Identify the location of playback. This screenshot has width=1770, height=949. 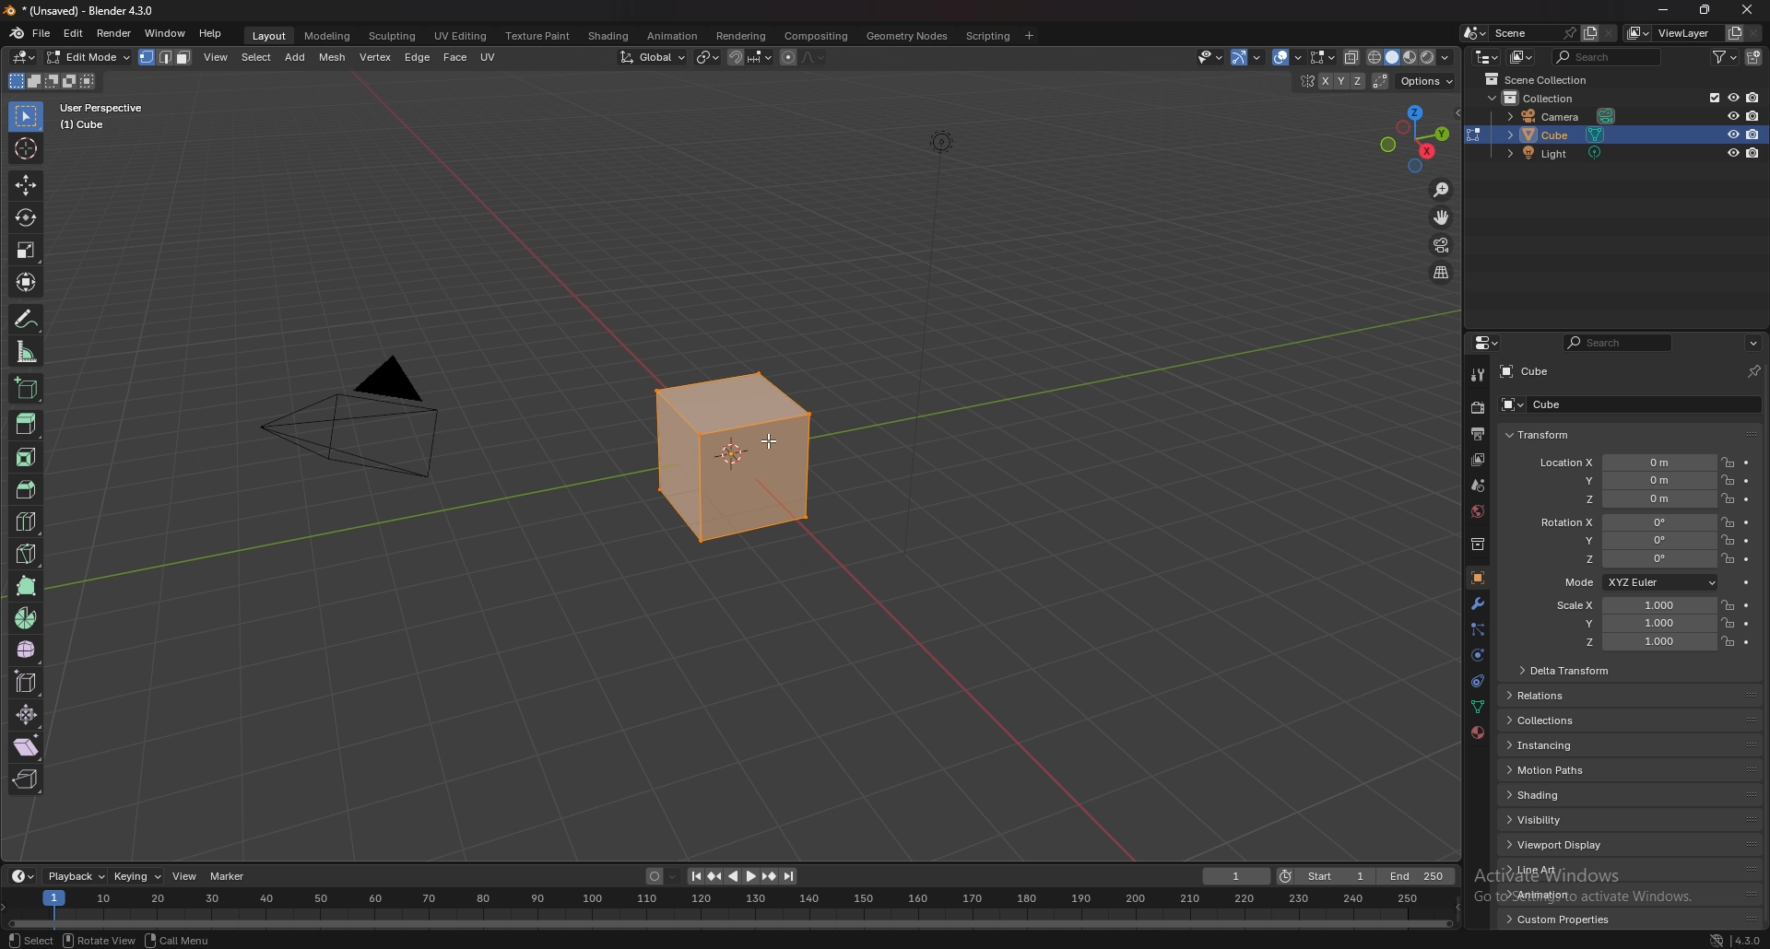
(76, 876).